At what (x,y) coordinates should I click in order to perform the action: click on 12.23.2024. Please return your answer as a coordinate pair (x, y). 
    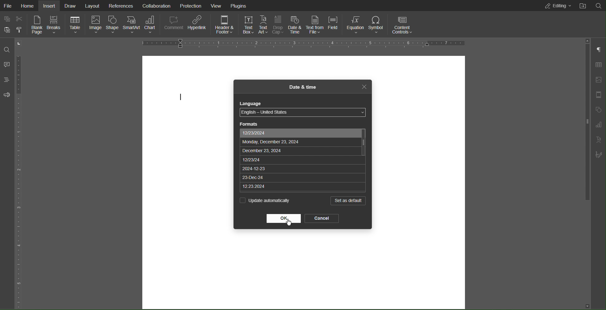
    Looking at the image, I should click on (302, 187).